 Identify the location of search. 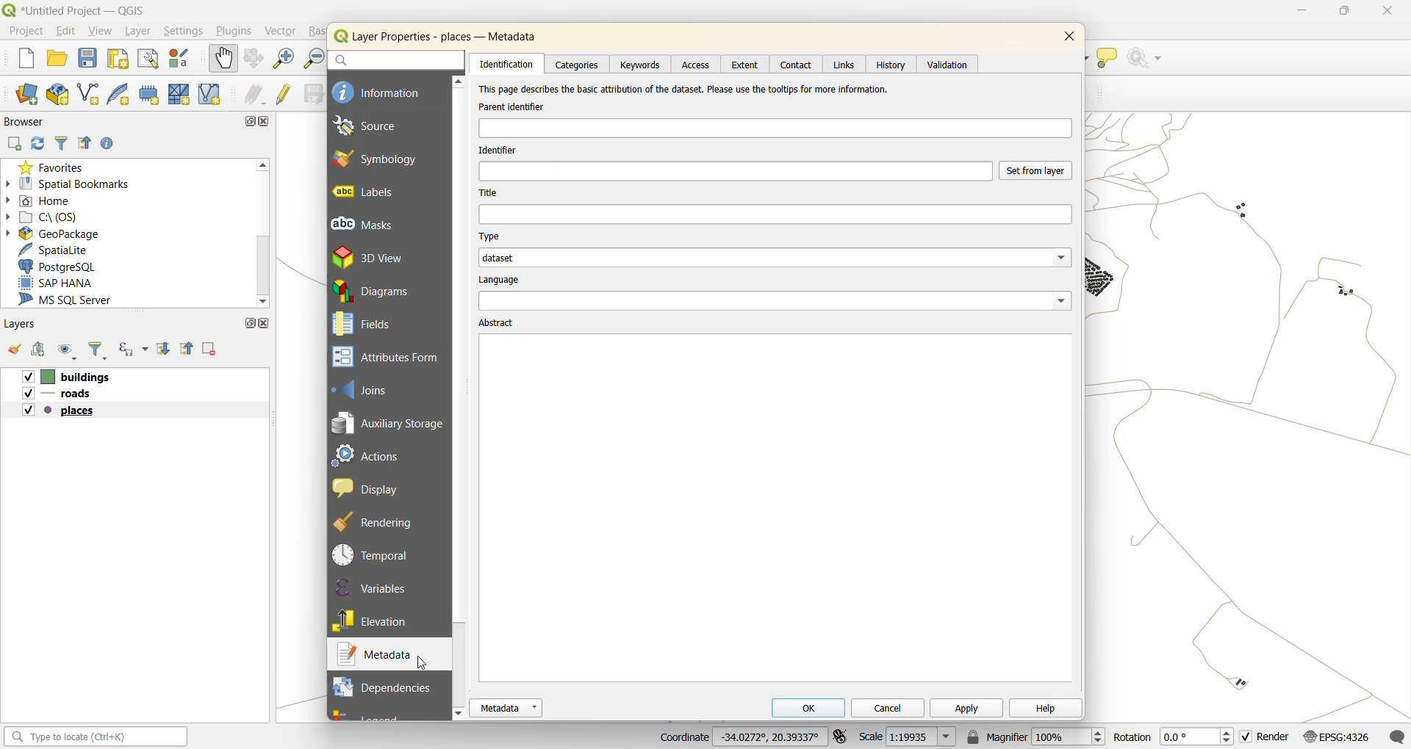
(395, 62).